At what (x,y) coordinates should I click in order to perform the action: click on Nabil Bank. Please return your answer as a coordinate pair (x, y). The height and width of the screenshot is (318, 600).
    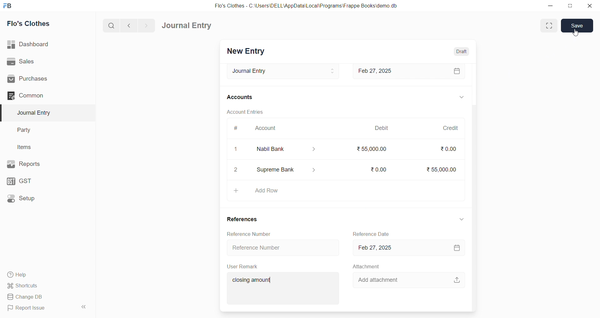
    Looking at the image, I should click on (291, 149).